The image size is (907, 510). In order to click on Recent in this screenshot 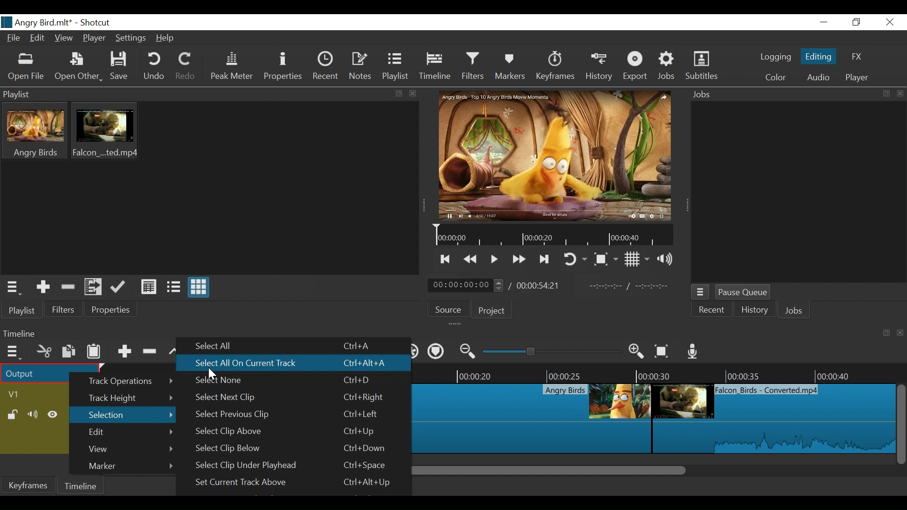, I will do `click(326, 66)`.